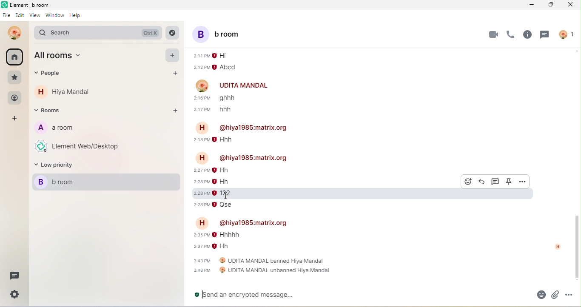 This screenshot has height=307, width=581. Describe the element at coordinates (202, 128) in the screenshot. I see `H` at that location.